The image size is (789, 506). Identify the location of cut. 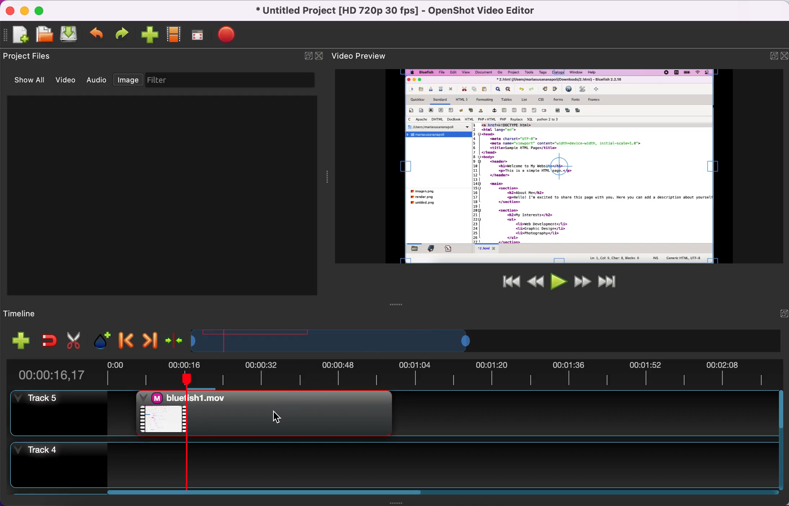
(74, 339).